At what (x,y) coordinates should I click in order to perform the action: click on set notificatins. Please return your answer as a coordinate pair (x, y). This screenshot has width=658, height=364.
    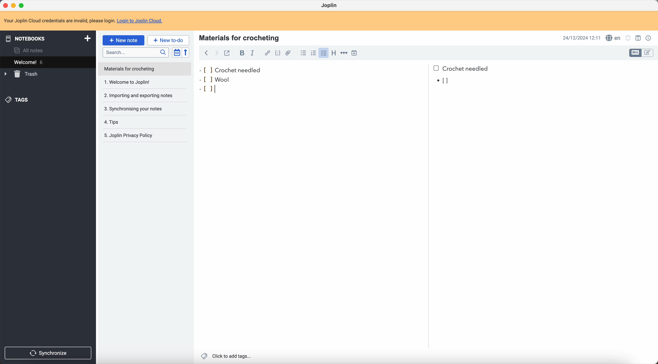
    Looking at the image, I should click on (628, 39).